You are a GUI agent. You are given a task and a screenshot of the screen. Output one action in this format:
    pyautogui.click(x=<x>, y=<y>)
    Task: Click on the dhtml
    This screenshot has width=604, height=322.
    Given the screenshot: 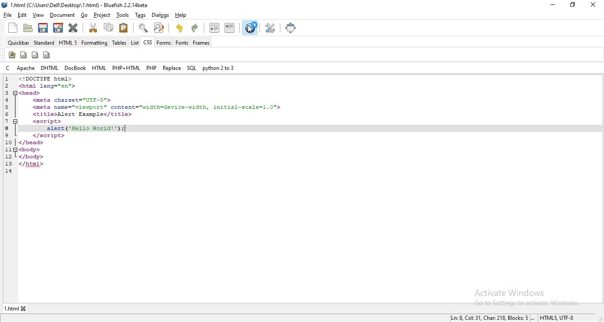 What is the action you would take?
    pyautogui.click(x=50, y=67)
    